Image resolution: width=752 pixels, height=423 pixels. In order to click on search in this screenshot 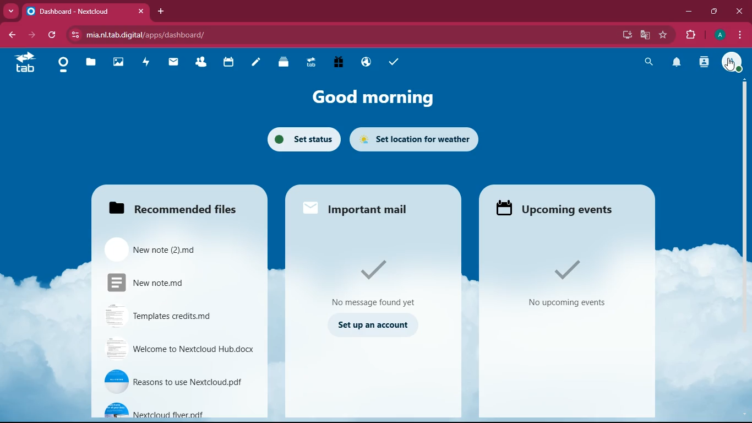, I will do `click(647, 62)`.